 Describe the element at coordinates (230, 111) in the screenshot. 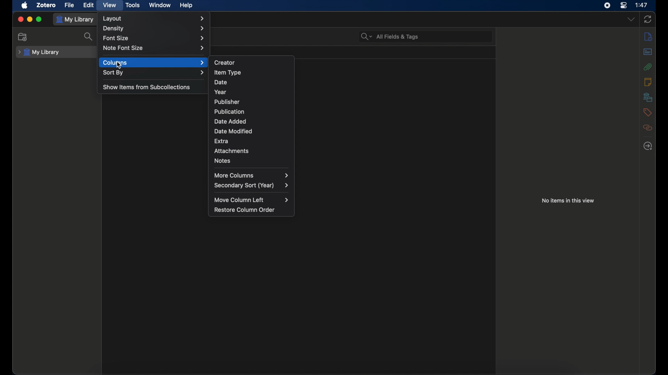

I see `publication` at that location.